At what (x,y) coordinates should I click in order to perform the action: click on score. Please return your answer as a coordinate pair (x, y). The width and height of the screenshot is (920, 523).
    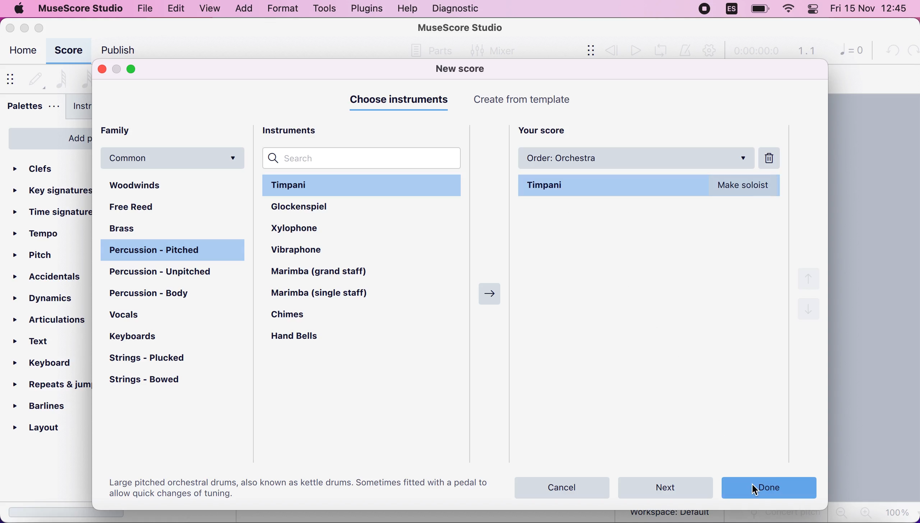
    Looking at the image, I should click on (68, 51).